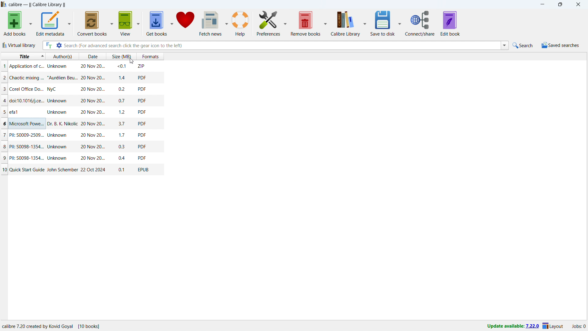  What do you see at coordinates (19, 112) in the screenshot?
I see `title` at bounding box center [19, 112].